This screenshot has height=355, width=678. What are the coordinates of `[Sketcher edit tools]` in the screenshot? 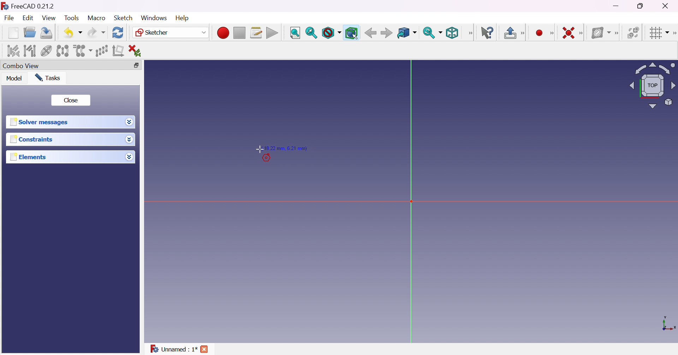 It's located at (674, 33).